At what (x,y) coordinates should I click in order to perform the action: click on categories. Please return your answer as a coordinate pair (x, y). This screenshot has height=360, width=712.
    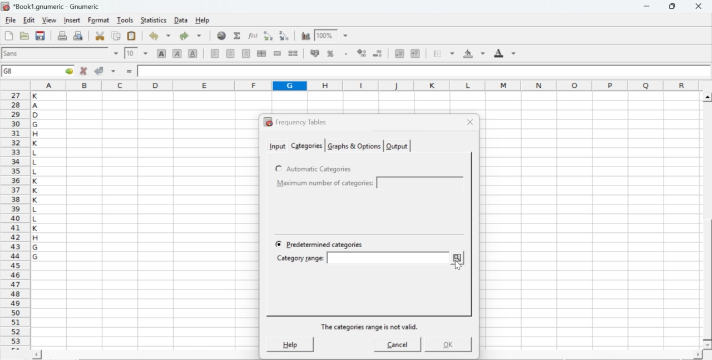
    Looking at the image, I should click on (306, 146).